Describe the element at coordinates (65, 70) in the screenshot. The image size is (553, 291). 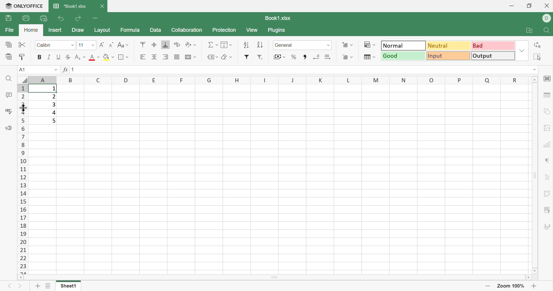
I see `` at that location.